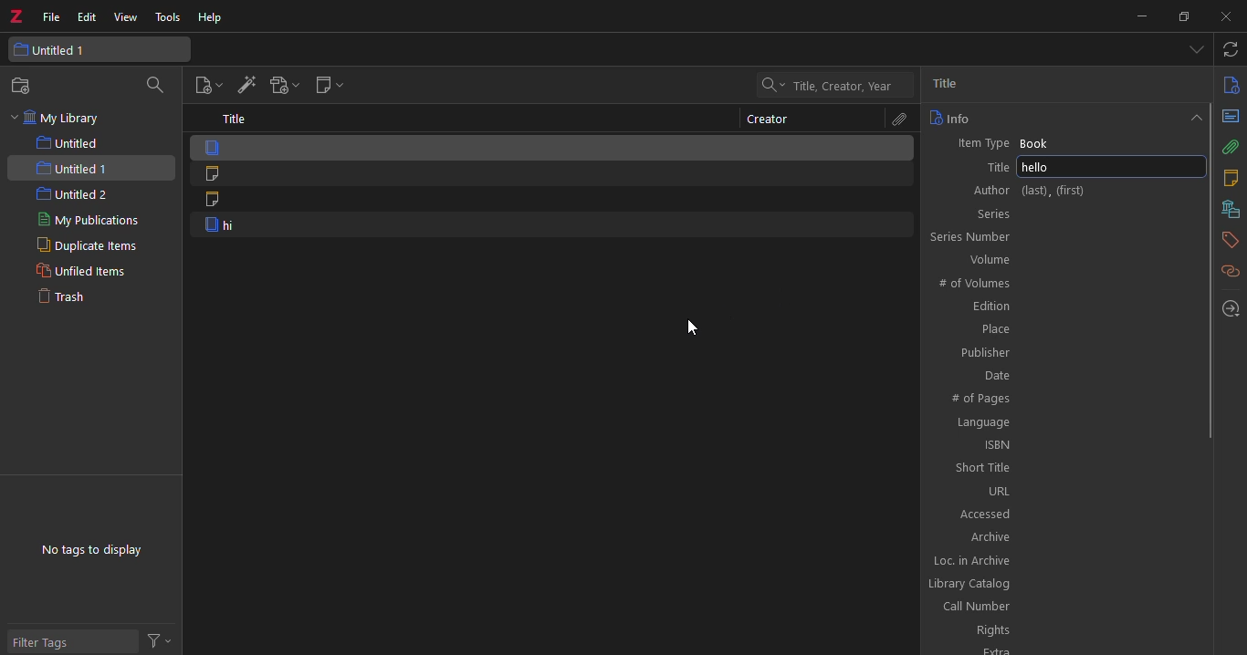 The width and height of the screenshot is (1247, 655). Describe the element at coordinates (236, 119) in the screenshot. I see `title` at that location.